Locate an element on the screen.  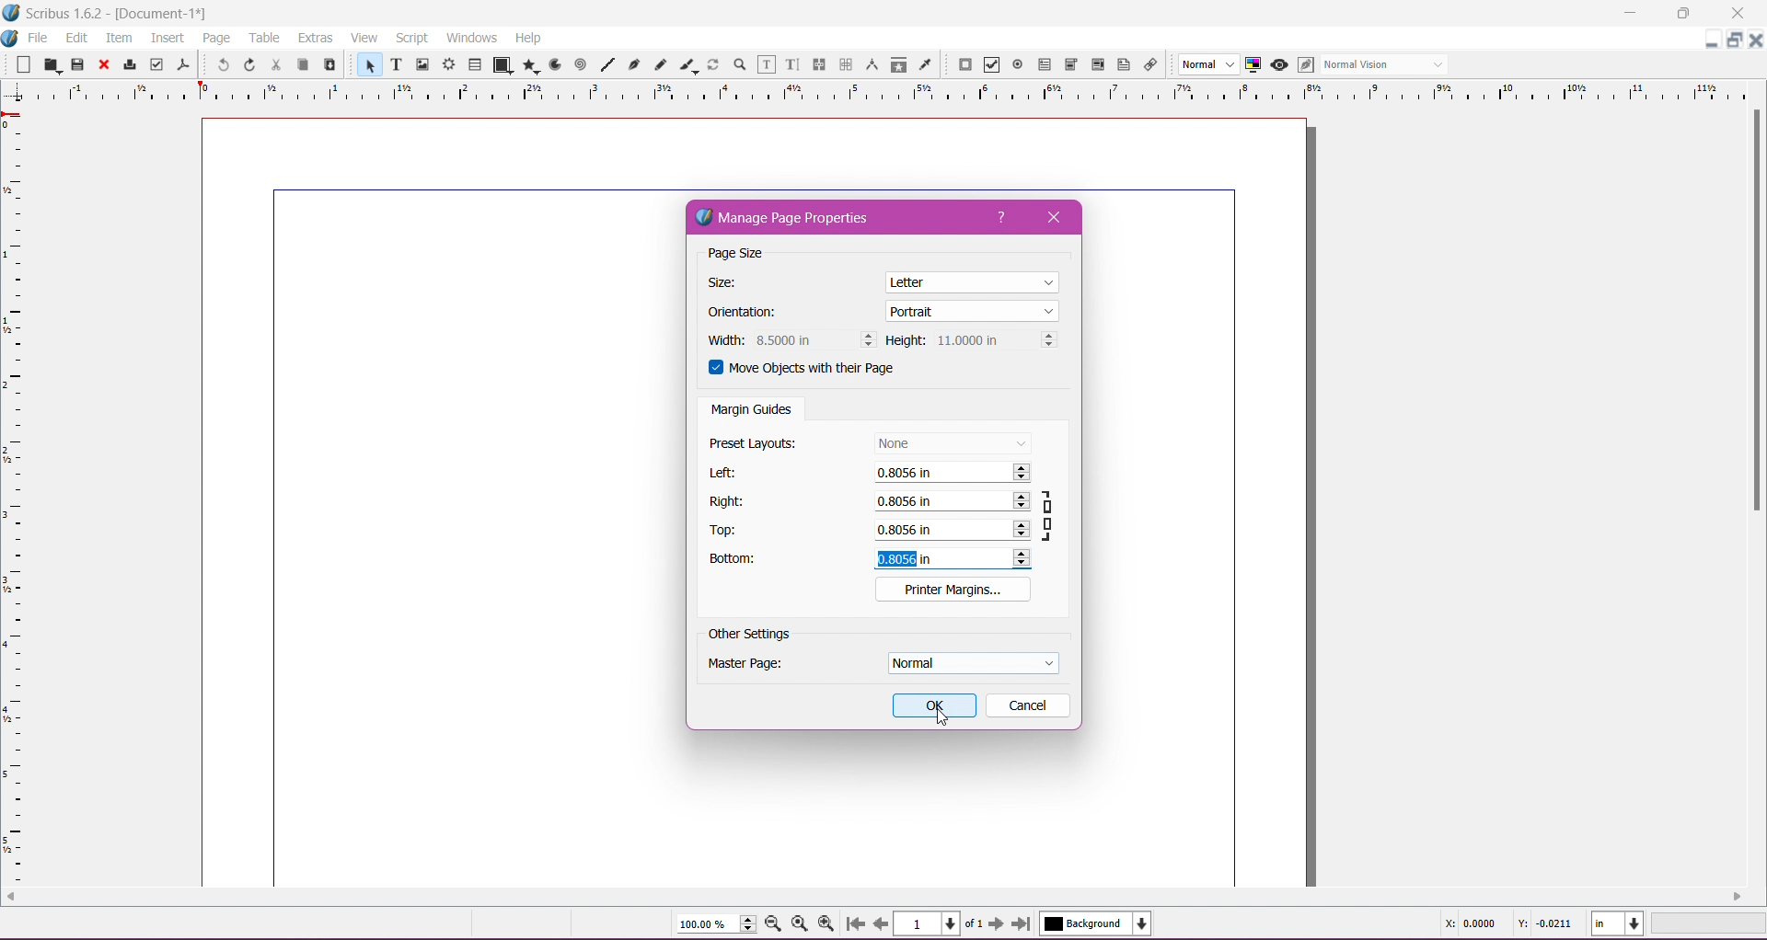
Restore Down is located at coordinates (1681, 14).